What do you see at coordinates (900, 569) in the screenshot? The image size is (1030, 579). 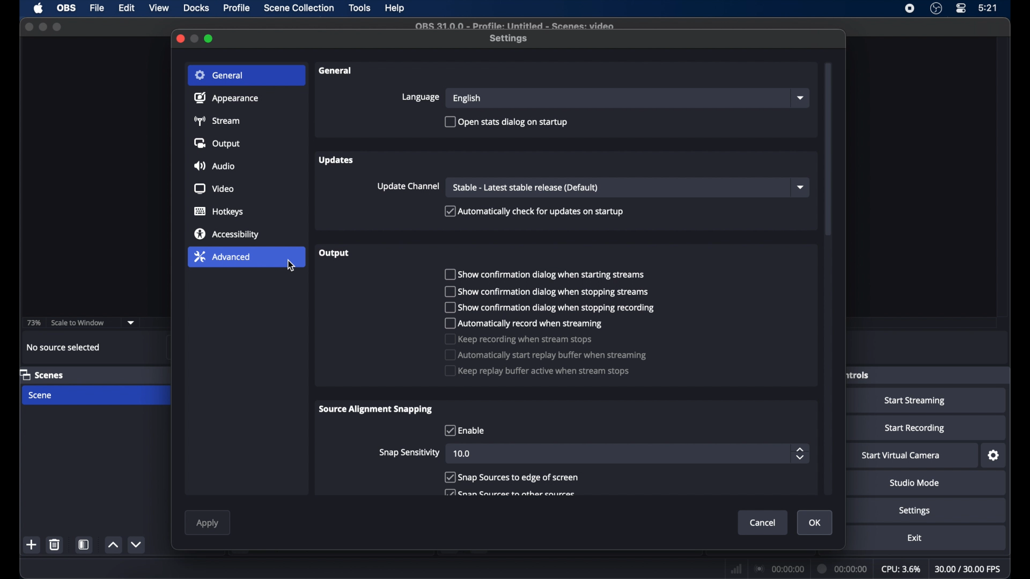 I see `cpu` at bounding box center [900, 569].